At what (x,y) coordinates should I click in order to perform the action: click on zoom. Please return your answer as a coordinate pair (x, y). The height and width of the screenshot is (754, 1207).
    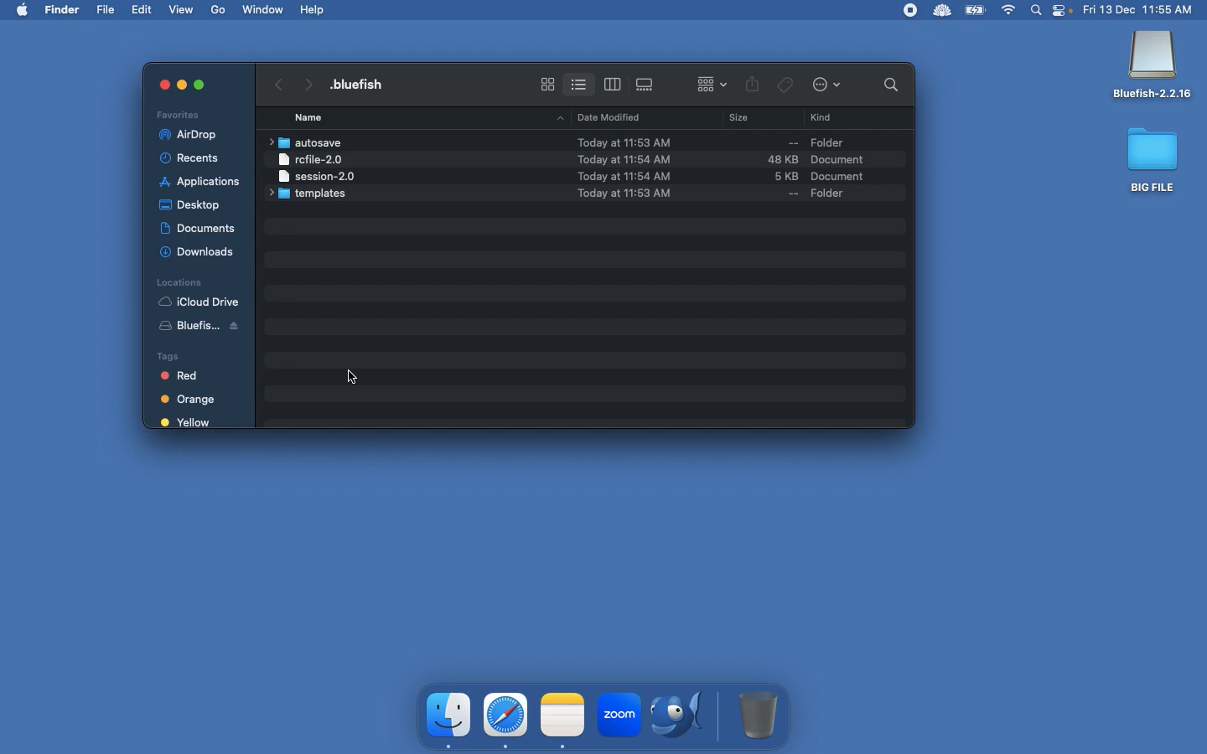
    Looking at the image, I should click on (618, 717).